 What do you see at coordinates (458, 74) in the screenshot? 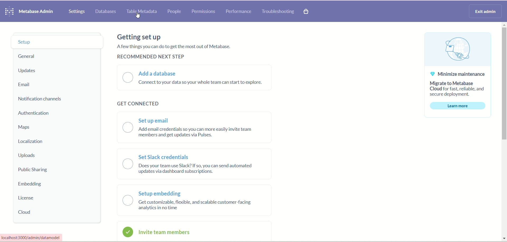
I see `minimize maintenance` at bounding box center [458, 74].